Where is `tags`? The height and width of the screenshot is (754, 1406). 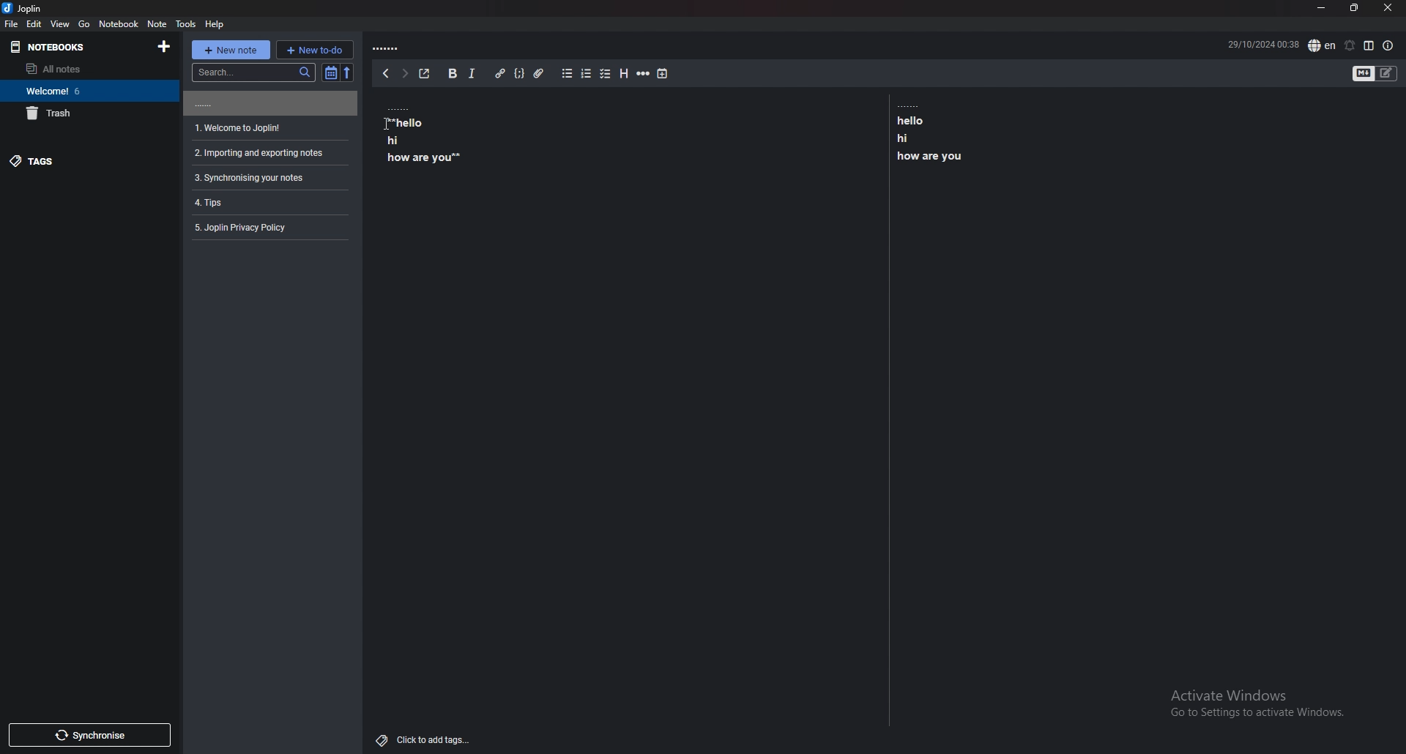
tags is located at coordinates (84, 162).